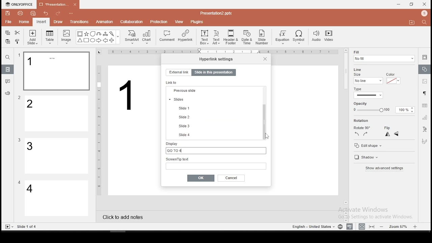 This screenshot has width=432, height=243. What do you see at coordinates (262, 37) in the screenshot?
I see `slide number` at bounding box center [262, 37].